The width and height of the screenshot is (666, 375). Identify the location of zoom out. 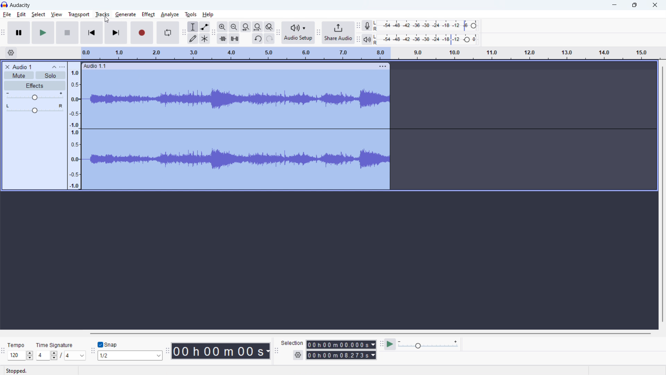
(233, 27).